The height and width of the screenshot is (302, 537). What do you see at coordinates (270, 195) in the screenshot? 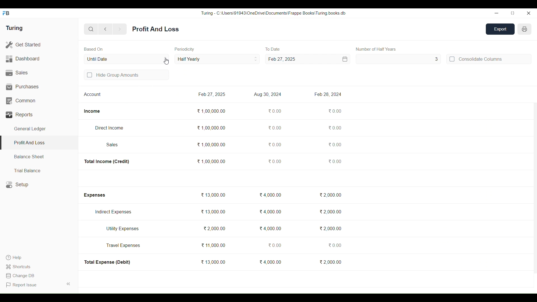
I see `4,000.00` at bounding box center [270, 195].